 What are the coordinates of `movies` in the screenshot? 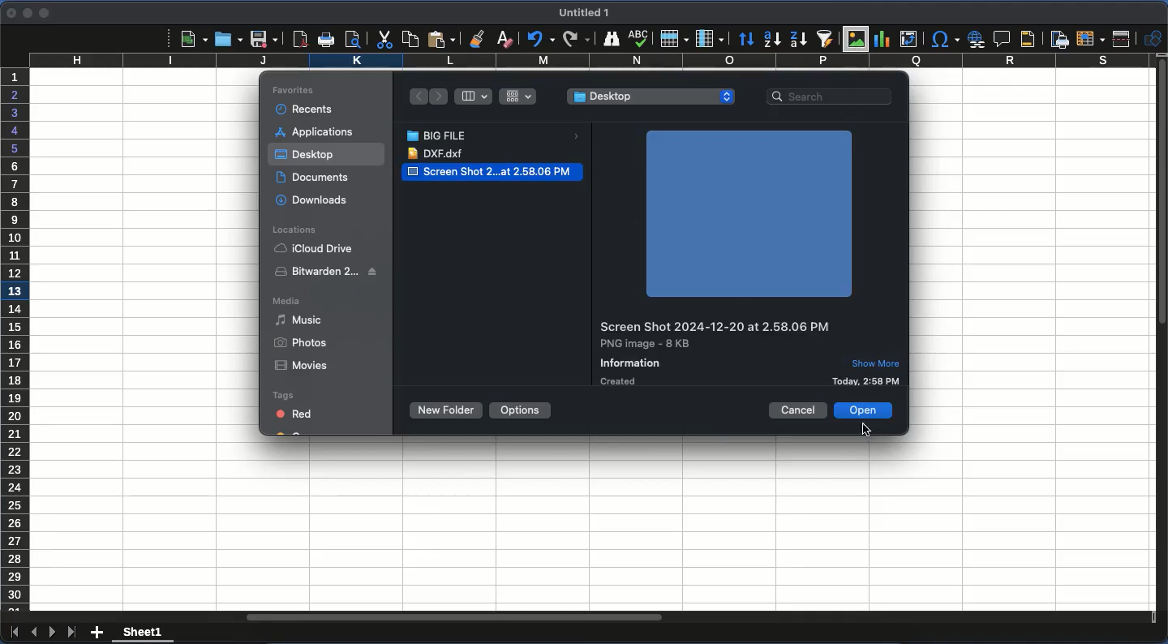 It's located at (303, 364).